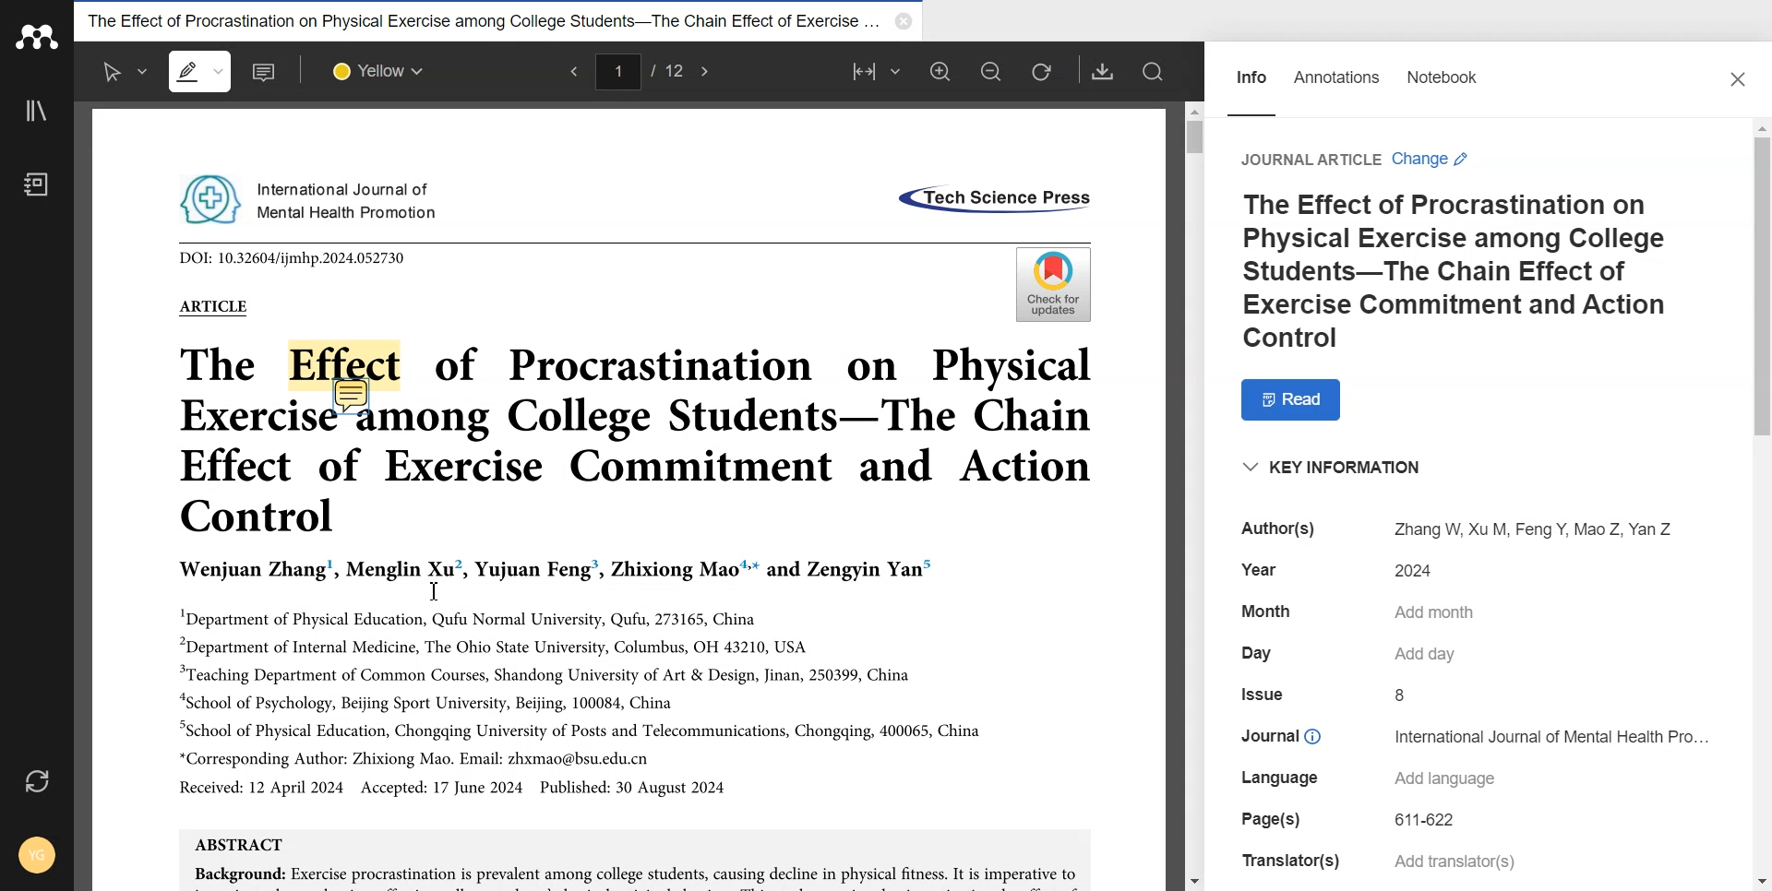  What do you see at coordinates (1104, 71) in the screenshot?
I see `Download` at bounding box center [1104, 71].